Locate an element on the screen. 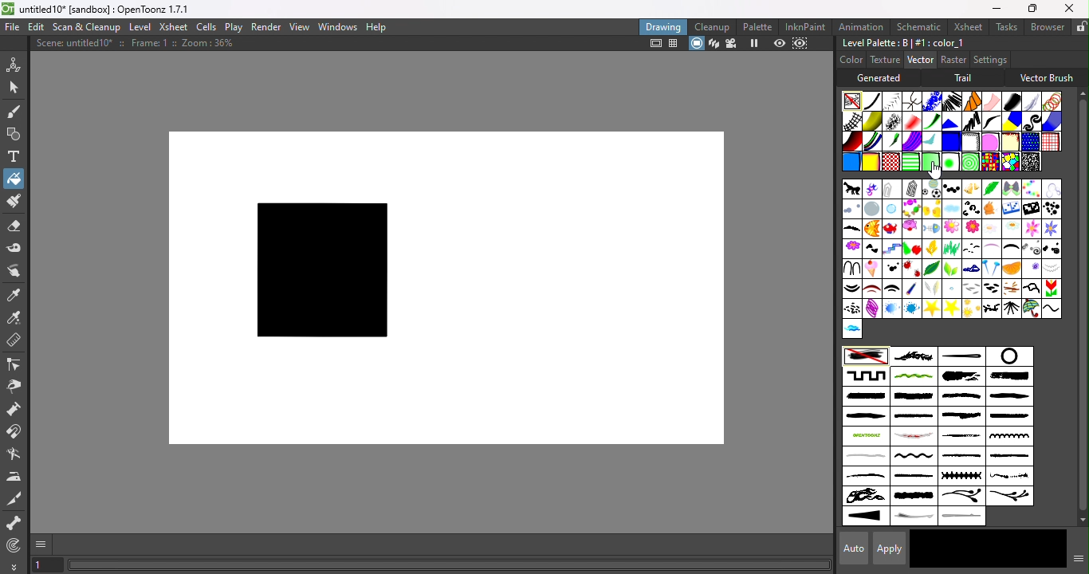  plum is located at coordinates (935, 289).